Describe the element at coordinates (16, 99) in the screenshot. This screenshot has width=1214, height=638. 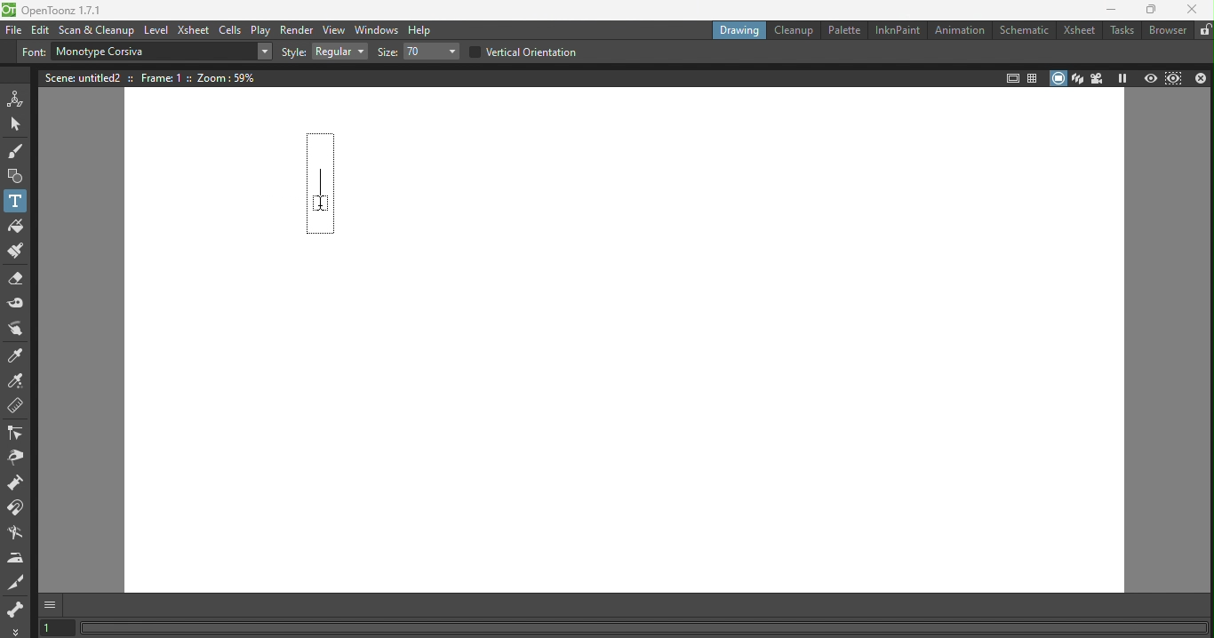
I see `Animate tool` at that location.